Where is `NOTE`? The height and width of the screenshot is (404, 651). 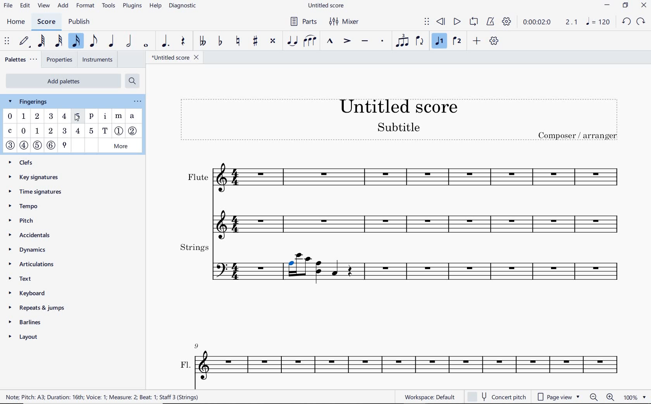 NOTE is located at coordinates (598, 22).